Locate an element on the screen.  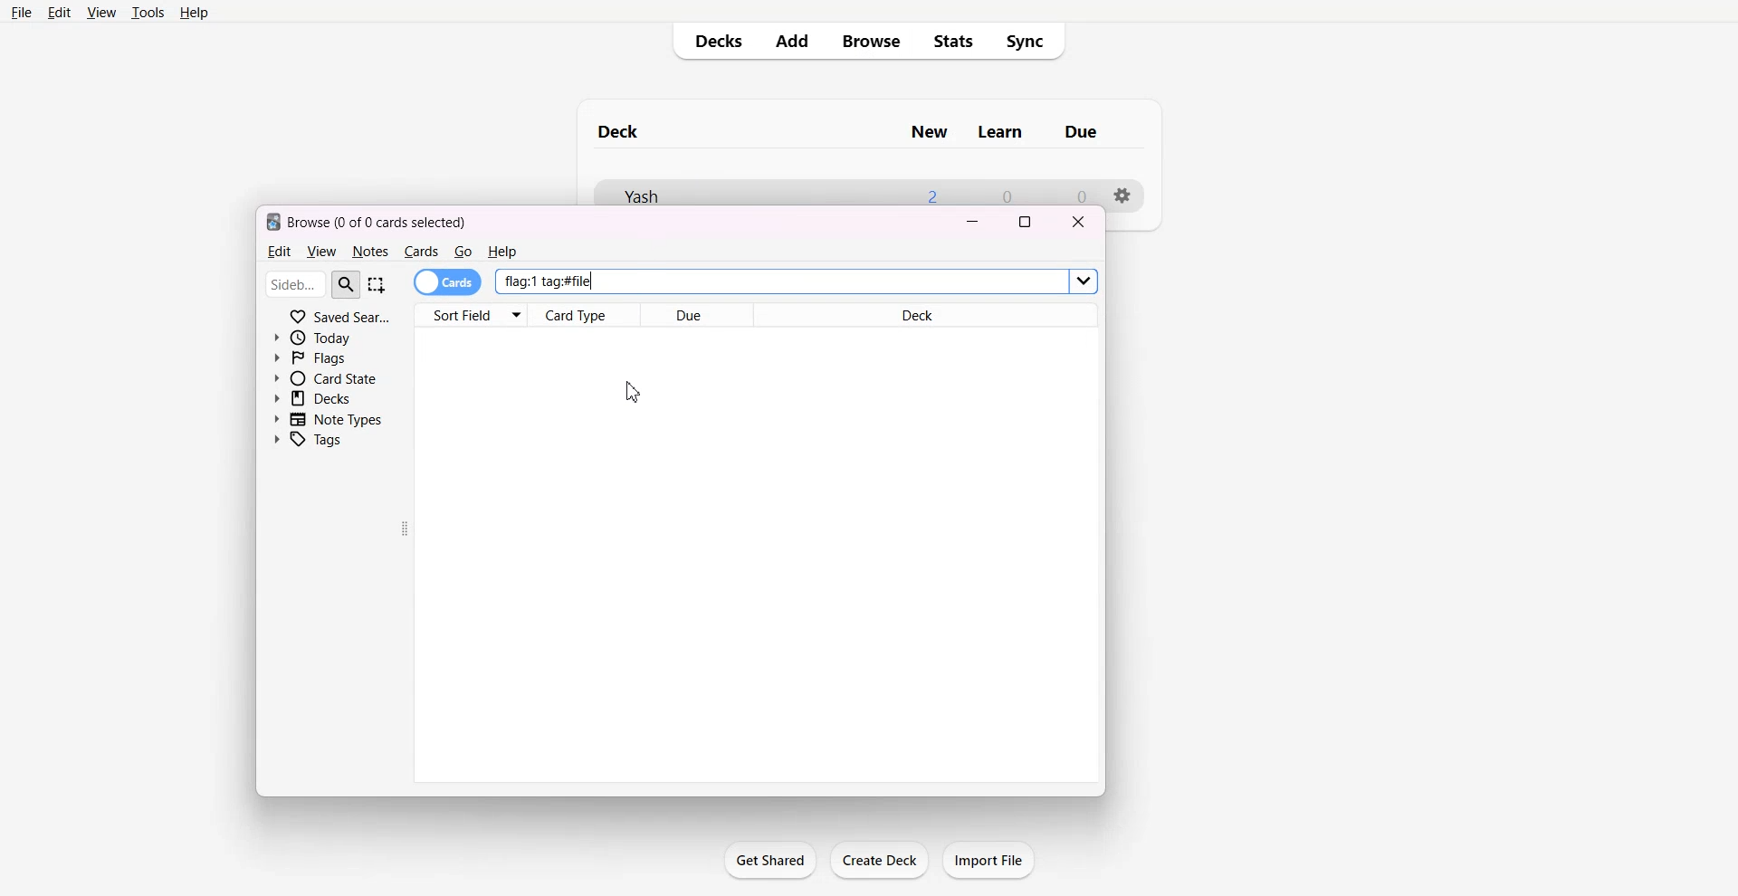
flag: 1 tag:#file is located at coordinates (795, 279).